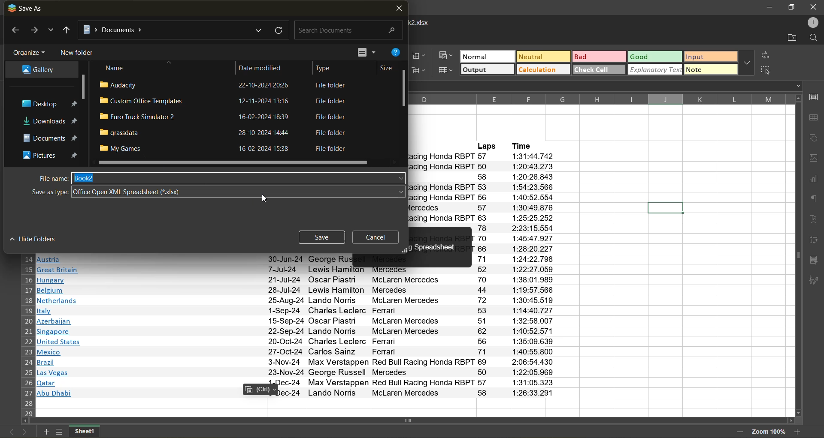 The width and height of the screenshot is (824, 438). Describe the element at coordinates (365, 52) in the screenshot. I see `view` at that location.